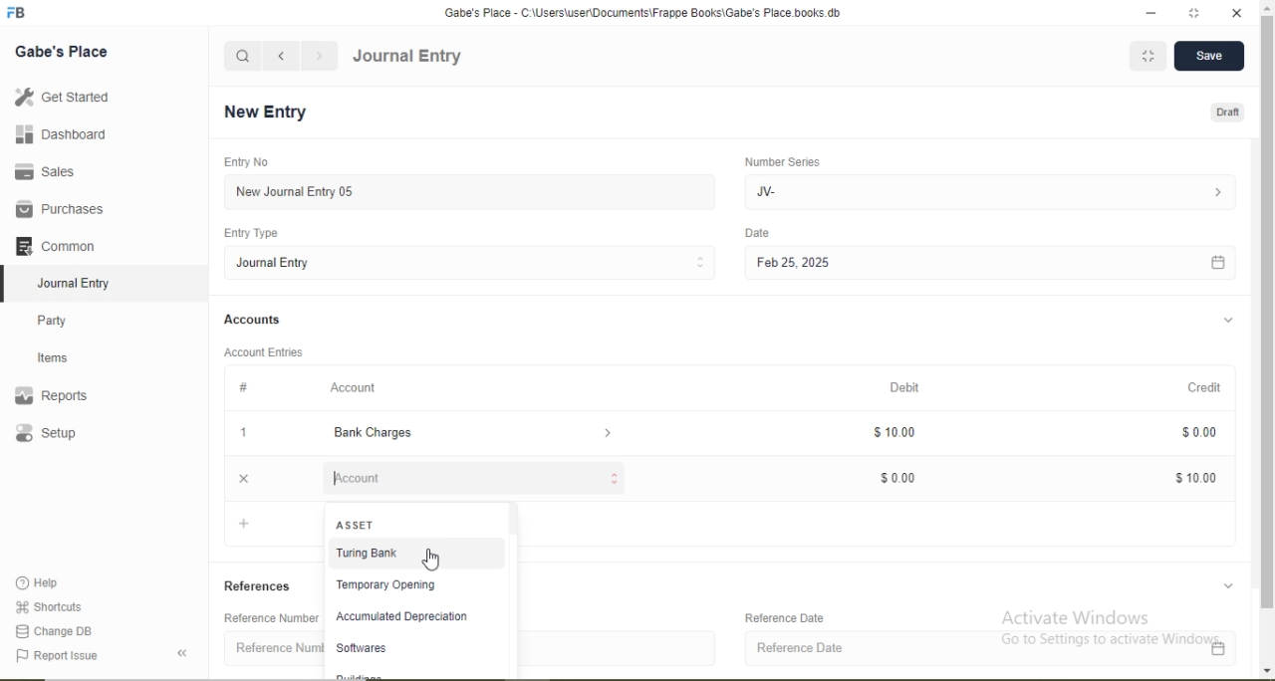 The height and width of the screenshot is (681, 1275). I want to click on 1, so click(241, 432).